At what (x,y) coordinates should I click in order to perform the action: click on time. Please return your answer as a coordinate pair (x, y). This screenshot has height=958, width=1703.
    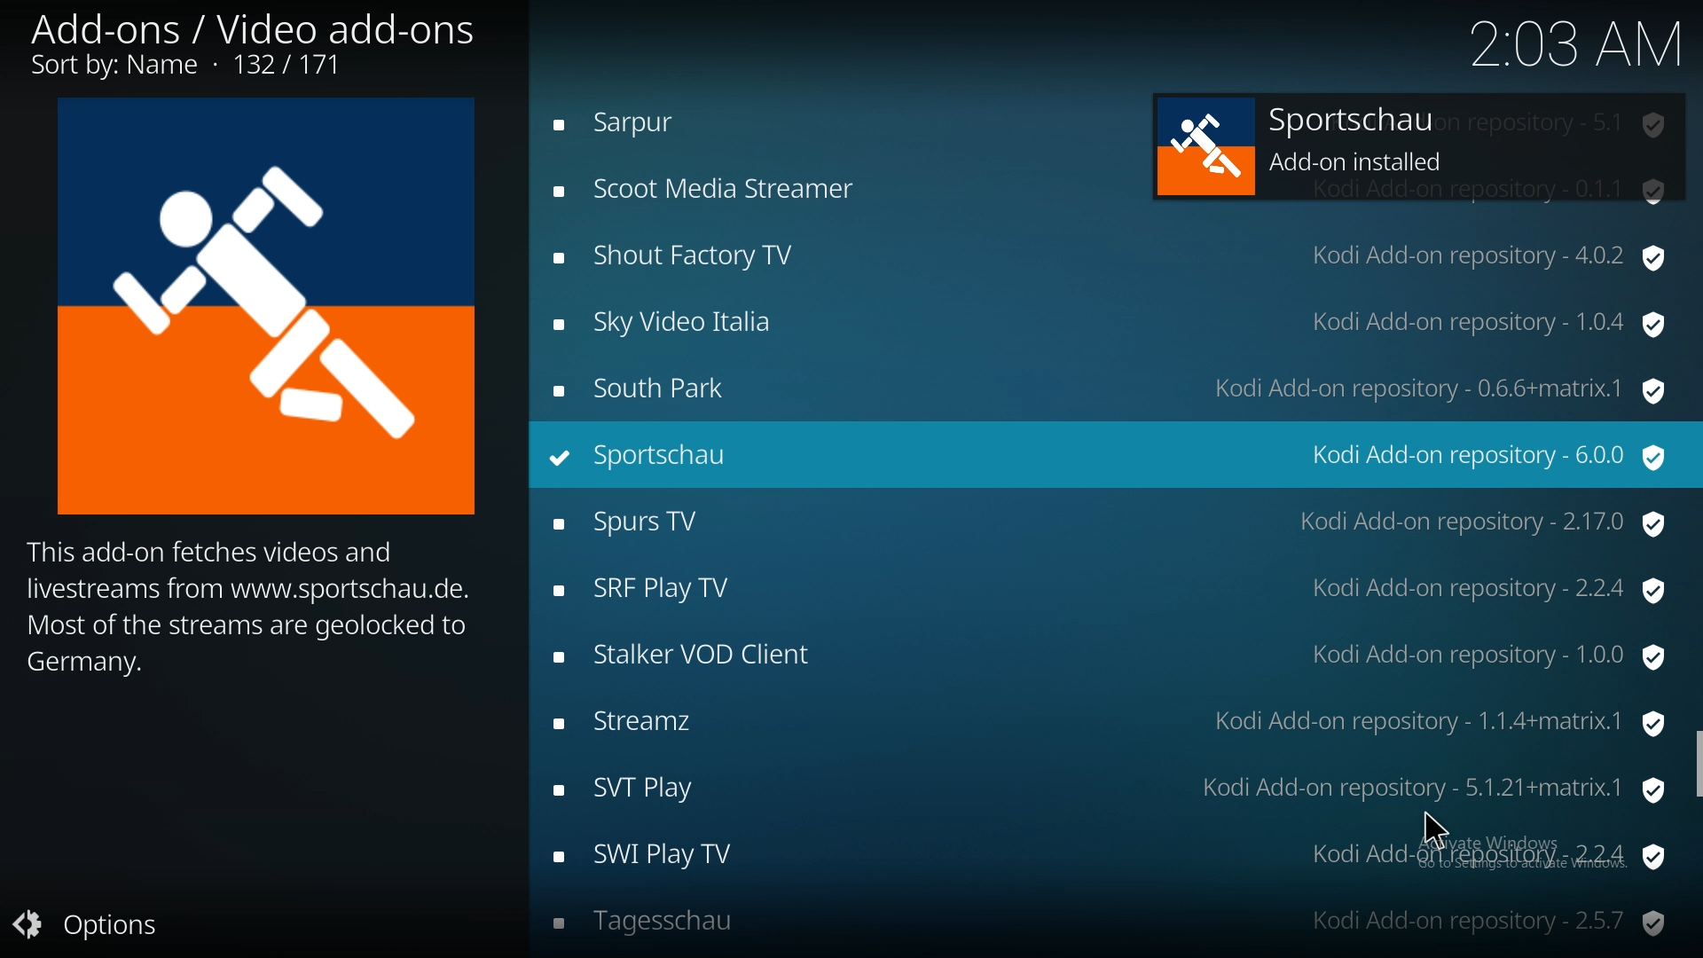
    Looking at the image, I should click on (1575, 43).